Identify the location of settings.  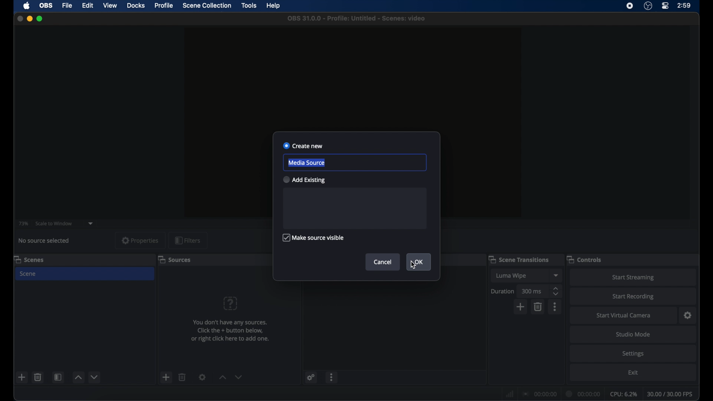
(633, 354).